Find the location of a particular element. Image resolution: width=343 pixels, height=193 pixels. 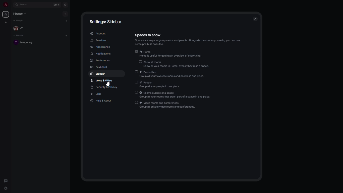

disabled is located at coordinates (136, 82).